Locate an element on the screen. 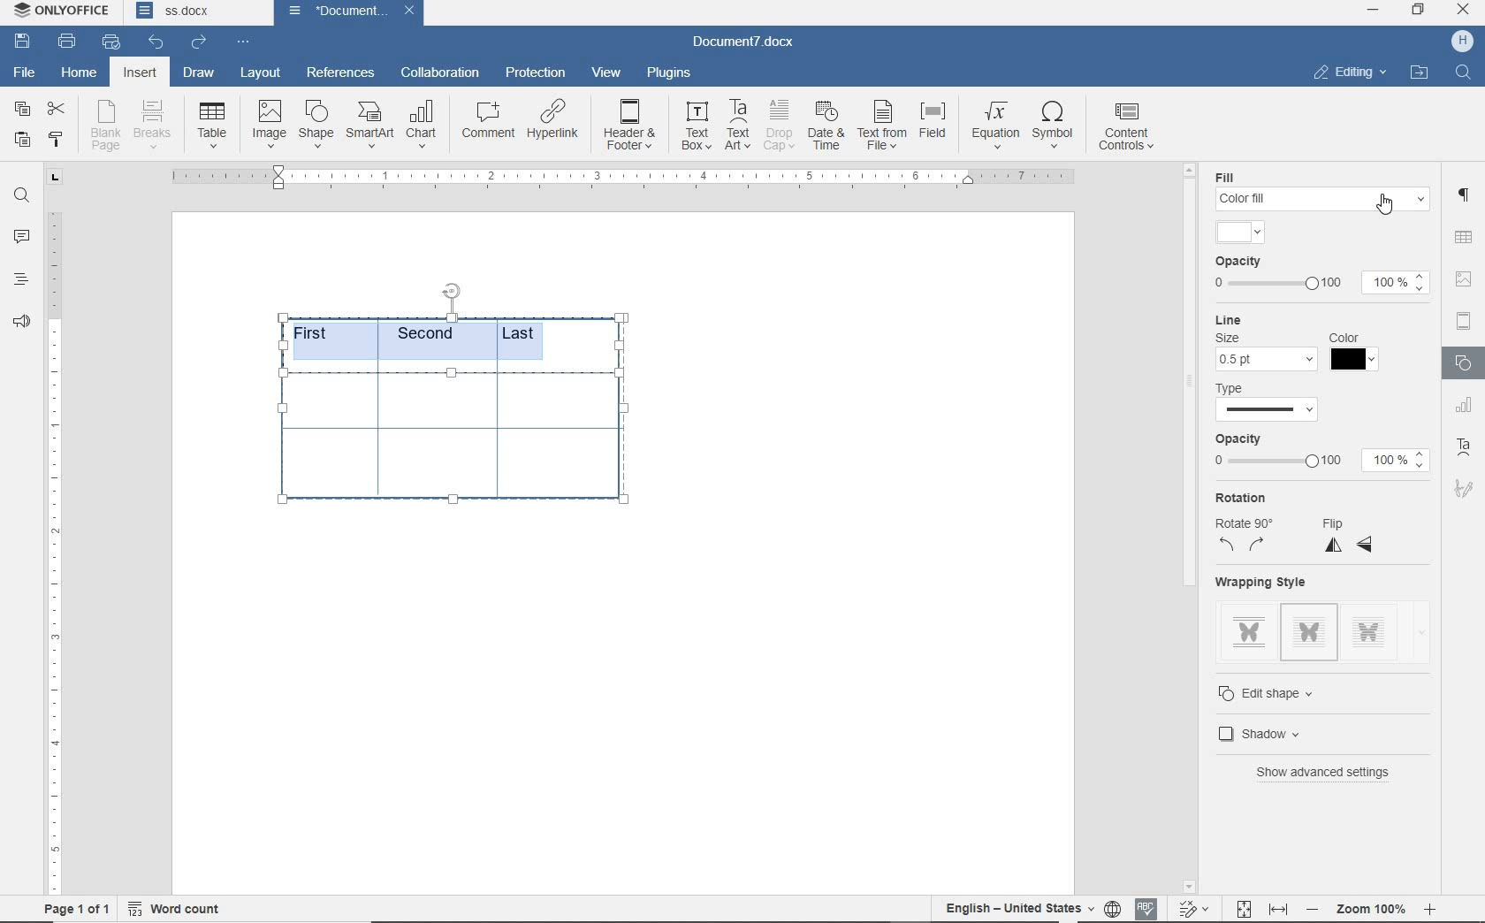 The width and height of the screenshot is (1485, 923). type is located at coordinates (1239, 387).